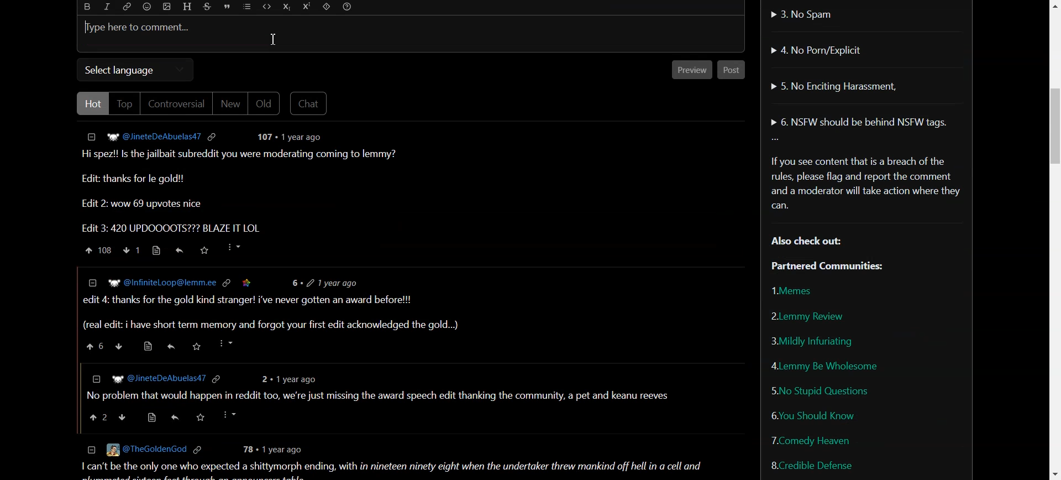 The width and height of the screenshot is (1061, 480). What do you see at coordinates (287, 7) in the screenshot?
I see `Subscript` at bounding box center [287, 7].